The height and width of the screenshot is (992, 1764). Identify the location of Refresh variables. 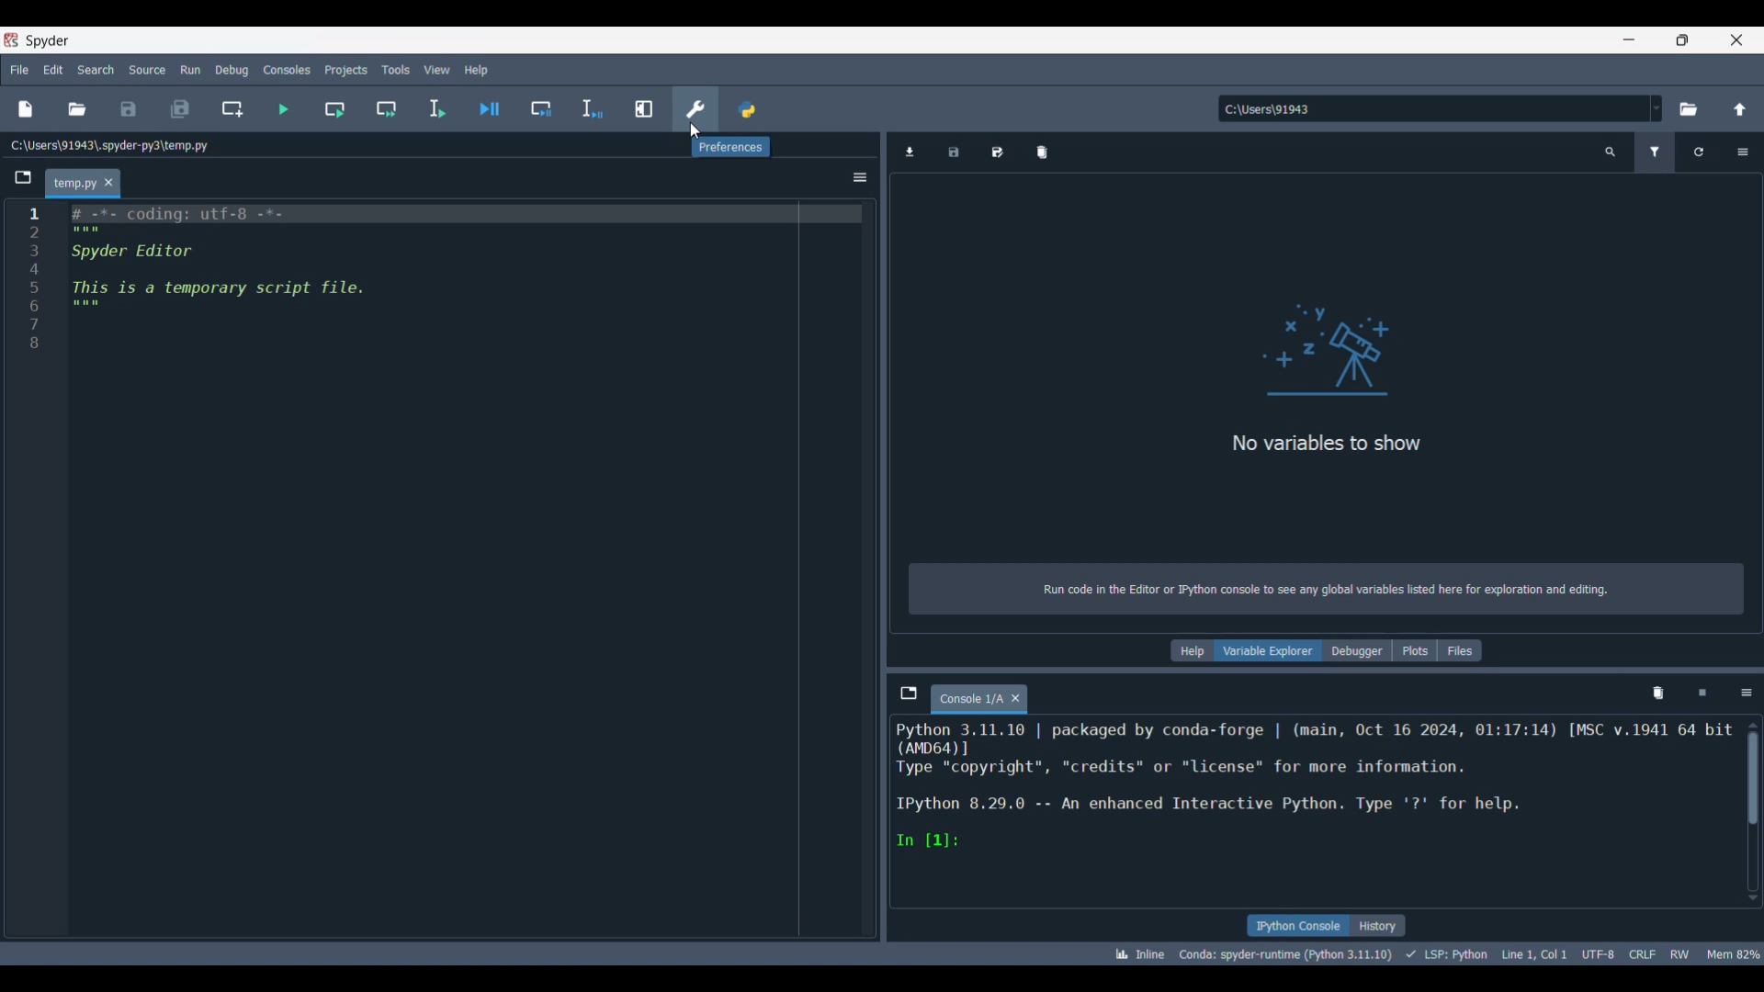
(1698, 152).